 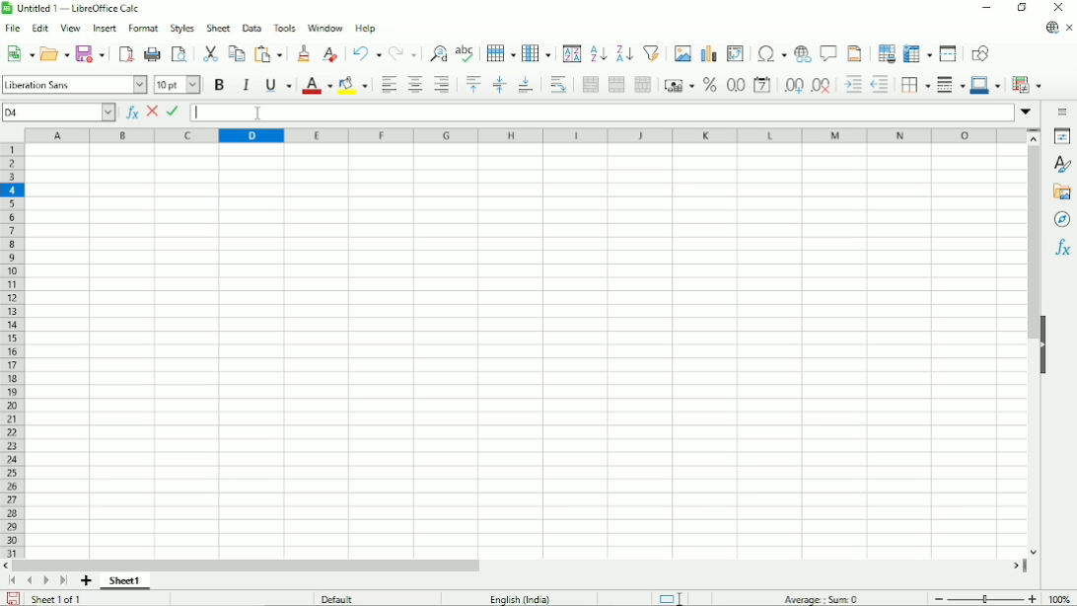 What do you see at coordinates (711, 85) in the screenshot?
I see `Format as percent` at bounding box center [711, 85].